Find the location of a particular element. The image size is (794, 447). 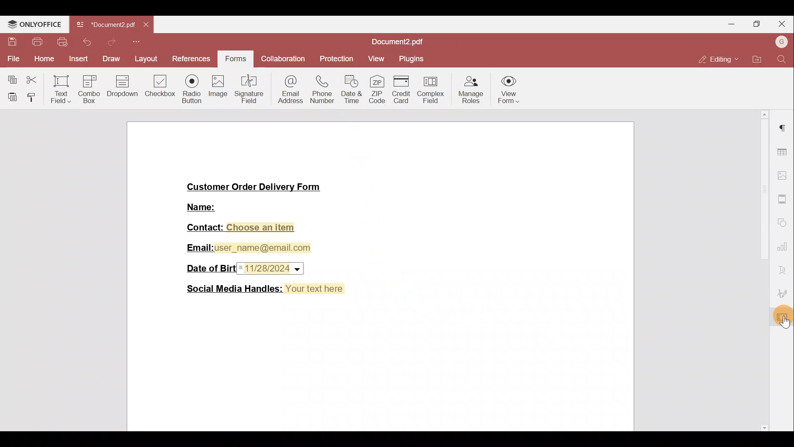

Print file is located at coordinates (34, 42).